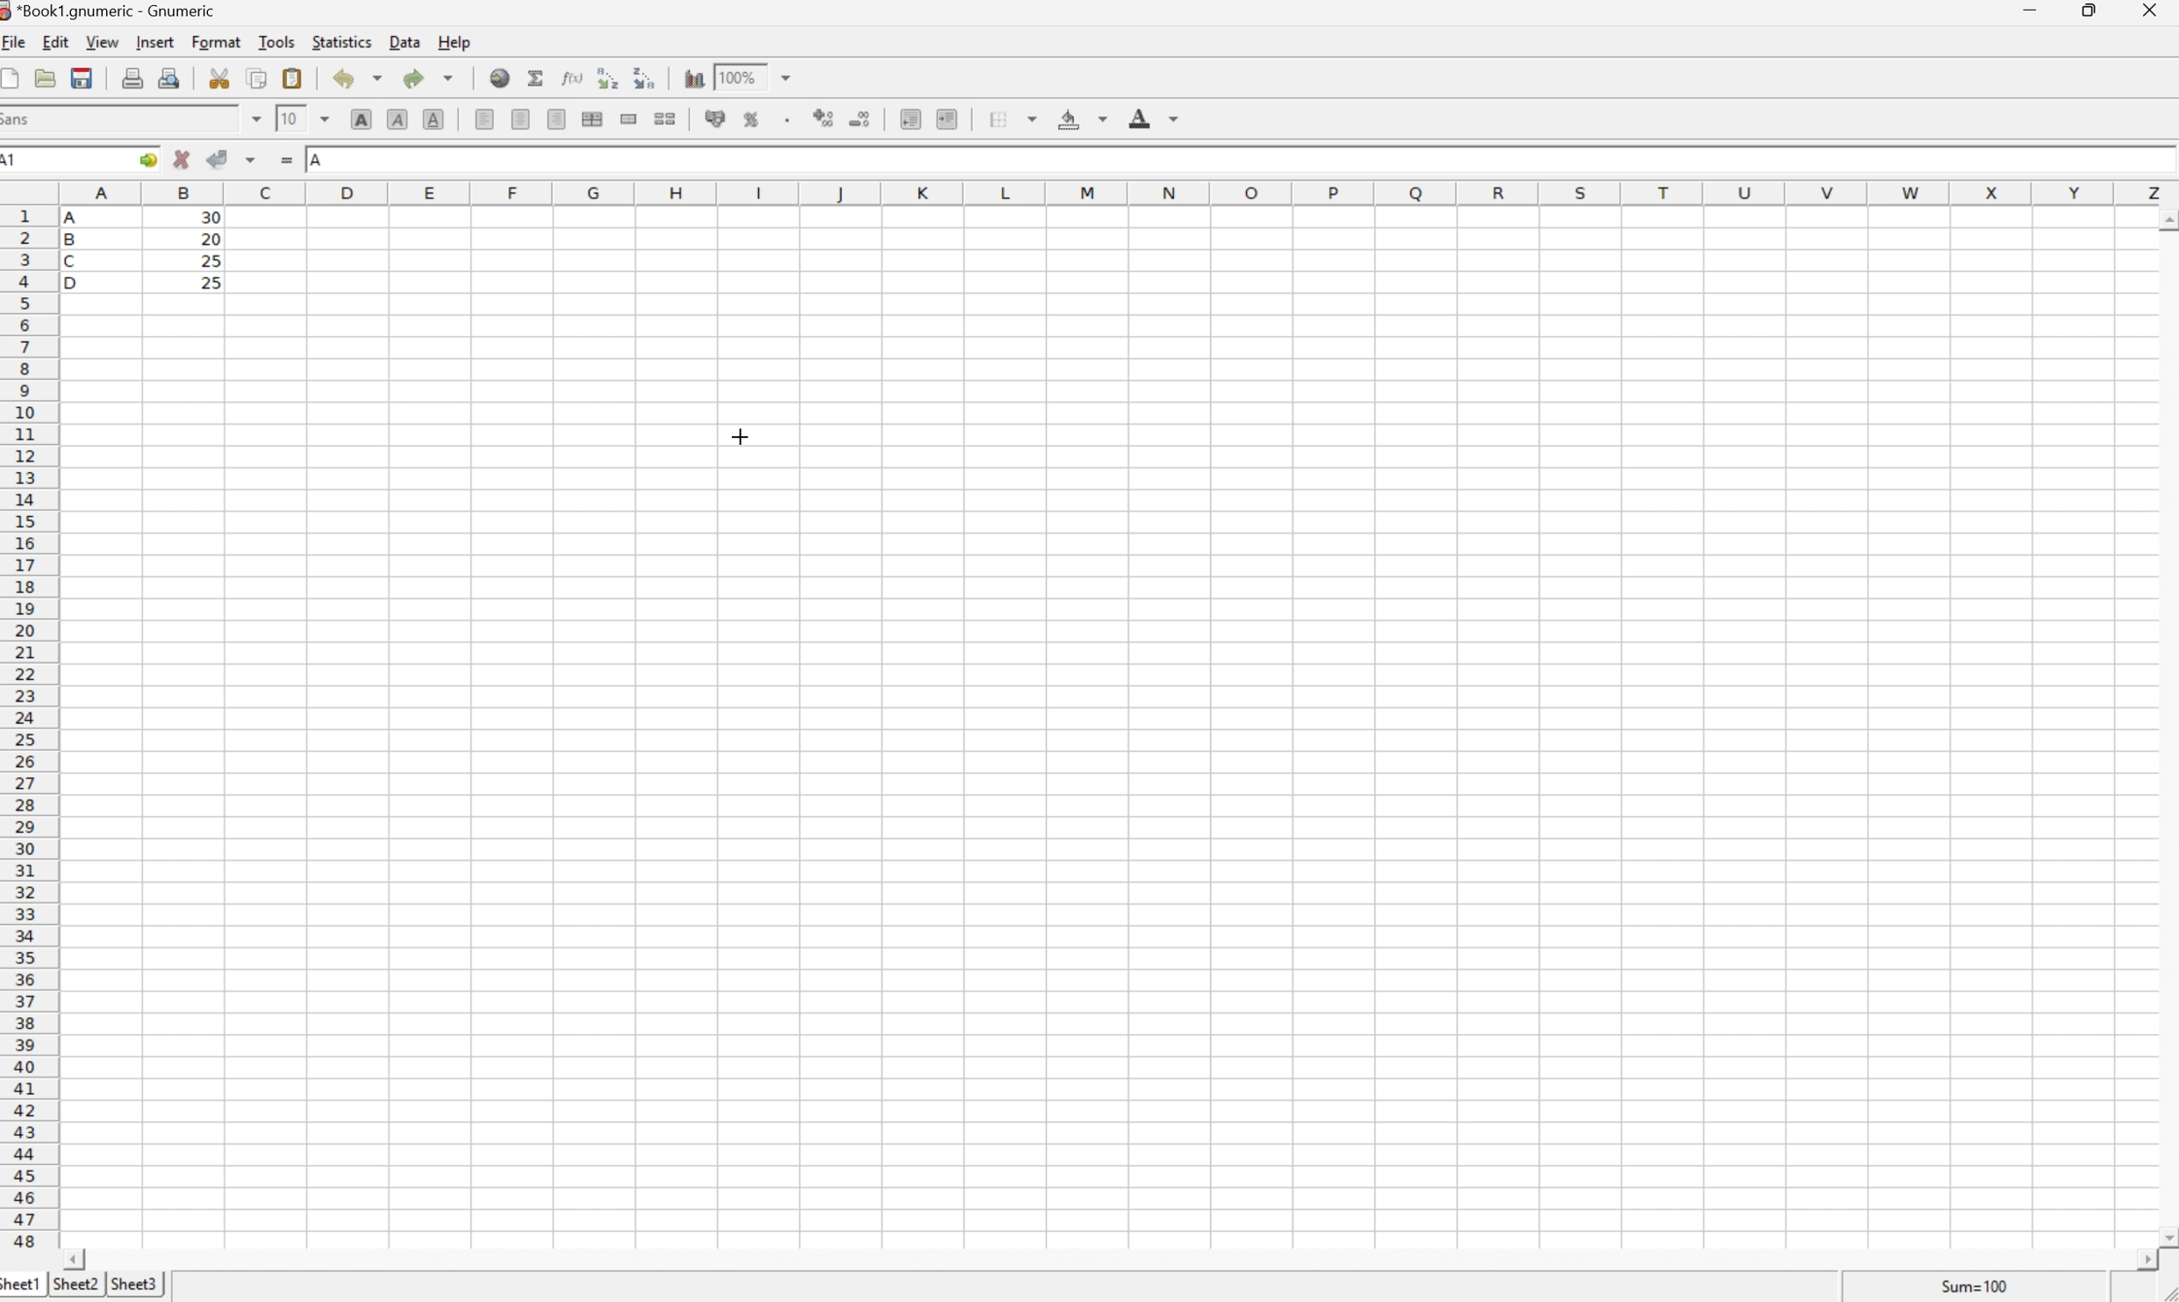  Describe the element at coordinates (182, 158) in the screenshot. I see `Cancel changes` at that location.